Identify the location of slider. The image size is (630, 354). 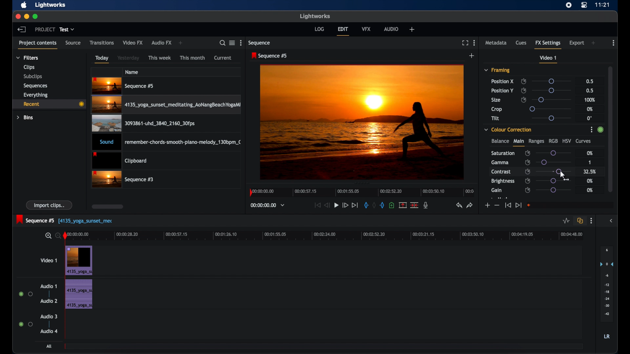
(554, 190).